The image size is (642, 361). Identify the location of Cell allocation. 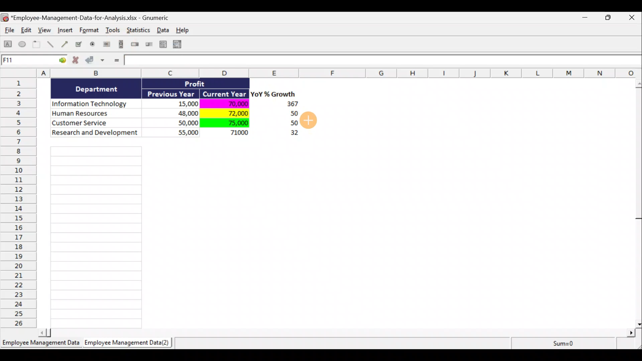
(34, 61).